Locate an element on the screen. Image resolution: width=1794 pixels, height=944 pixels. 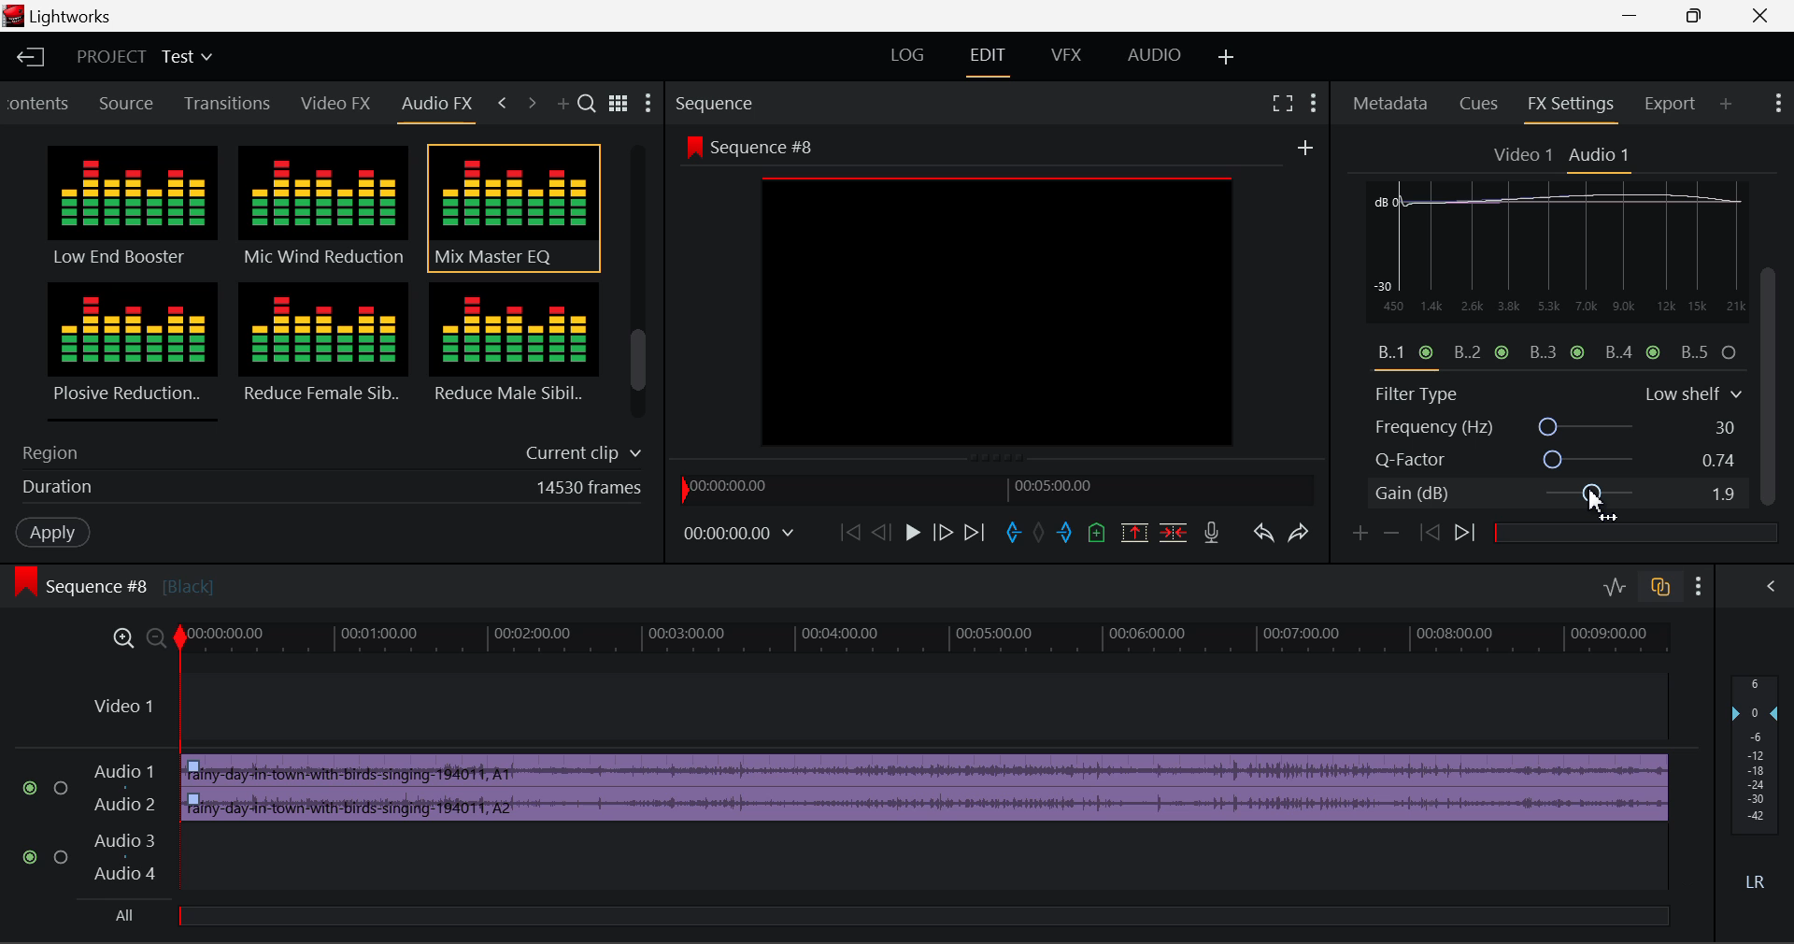
FX Settings Open is located at coordinates (1572, 107).